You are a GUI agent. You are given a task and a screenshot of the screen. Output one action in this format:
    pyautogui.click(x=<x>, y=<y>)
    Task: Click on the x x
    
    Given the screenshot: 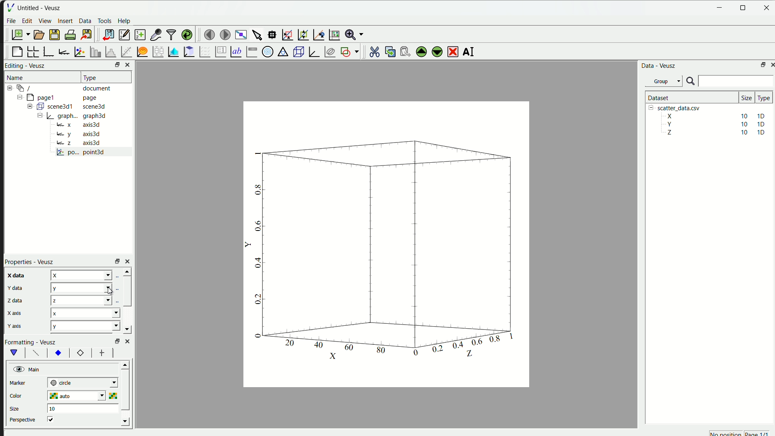 What is the action you would take?
    pyautogui.click(x=89, y=301)
    